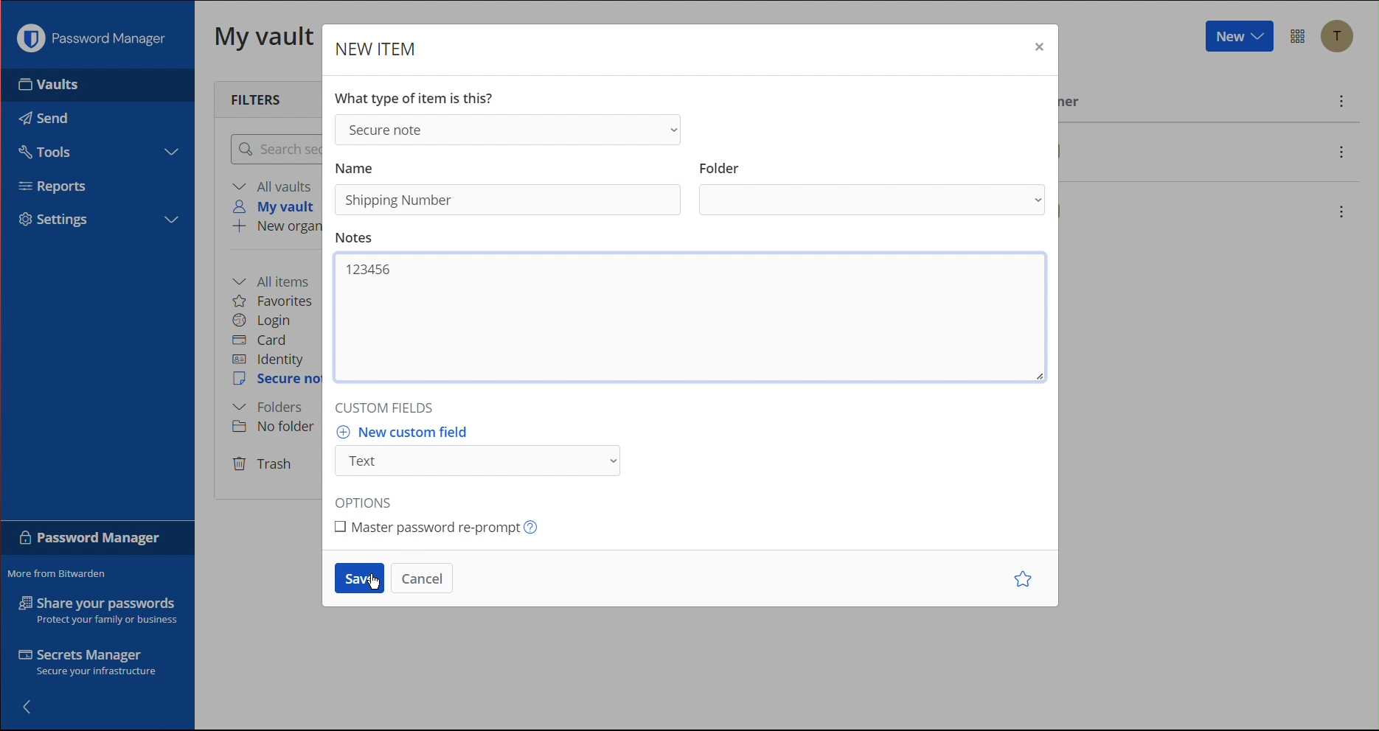  I want to click on Master Password Re-Prompt, so click(448, 531).